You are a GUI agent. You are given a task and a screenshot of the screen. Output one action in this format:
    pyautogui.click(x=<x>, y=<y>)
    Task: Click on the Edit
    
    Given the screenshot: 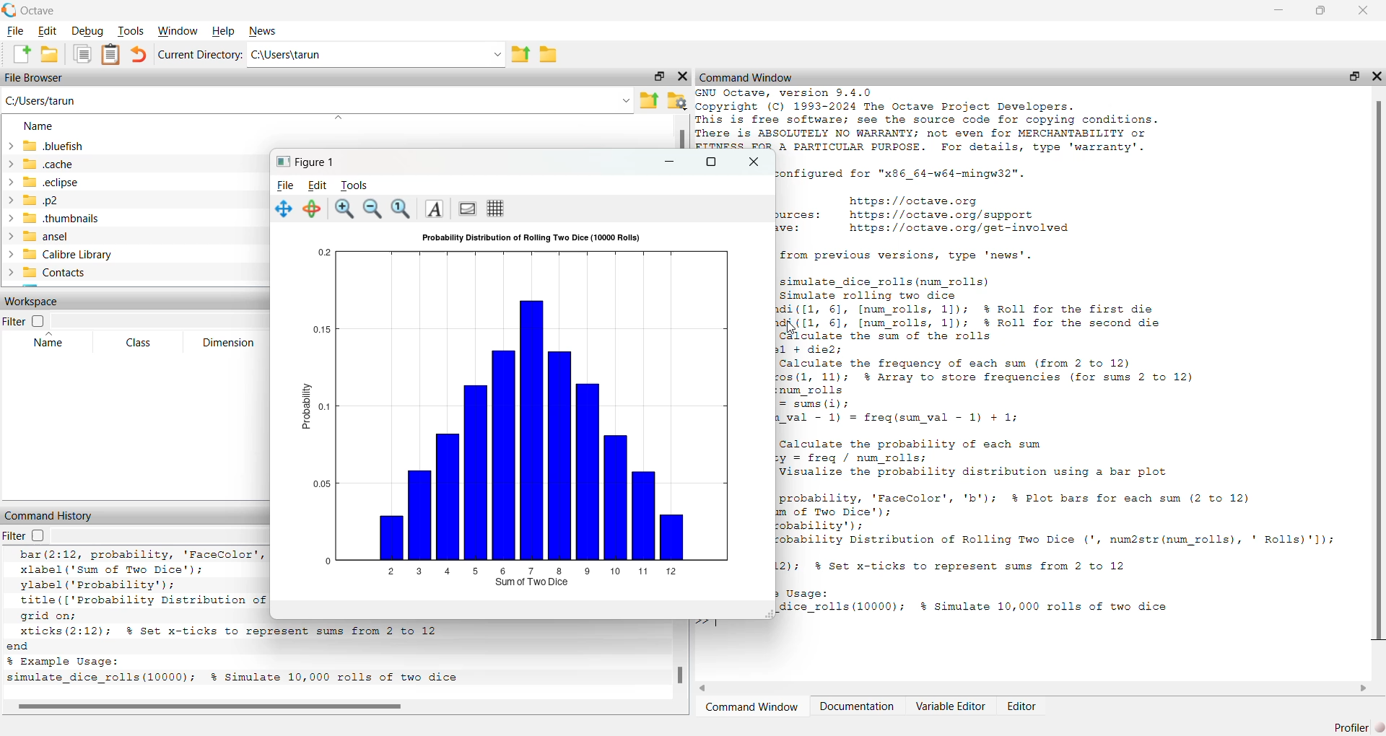 What is the action you would take?
    pyautogui.click(x=46, y=30)
    